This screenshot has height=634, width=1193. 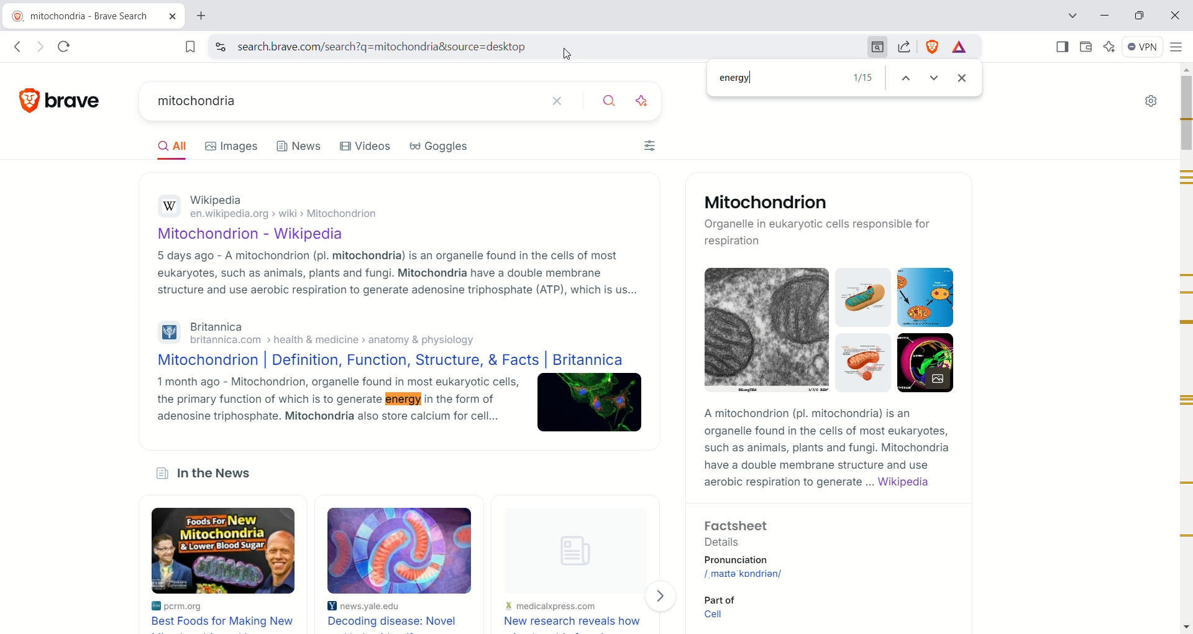 What do you see at coordinates (224, 546) in the screenshot?
I see `Foods For, NEW Mitochondria & lower blood sugar` at bounding box center [224, 546].